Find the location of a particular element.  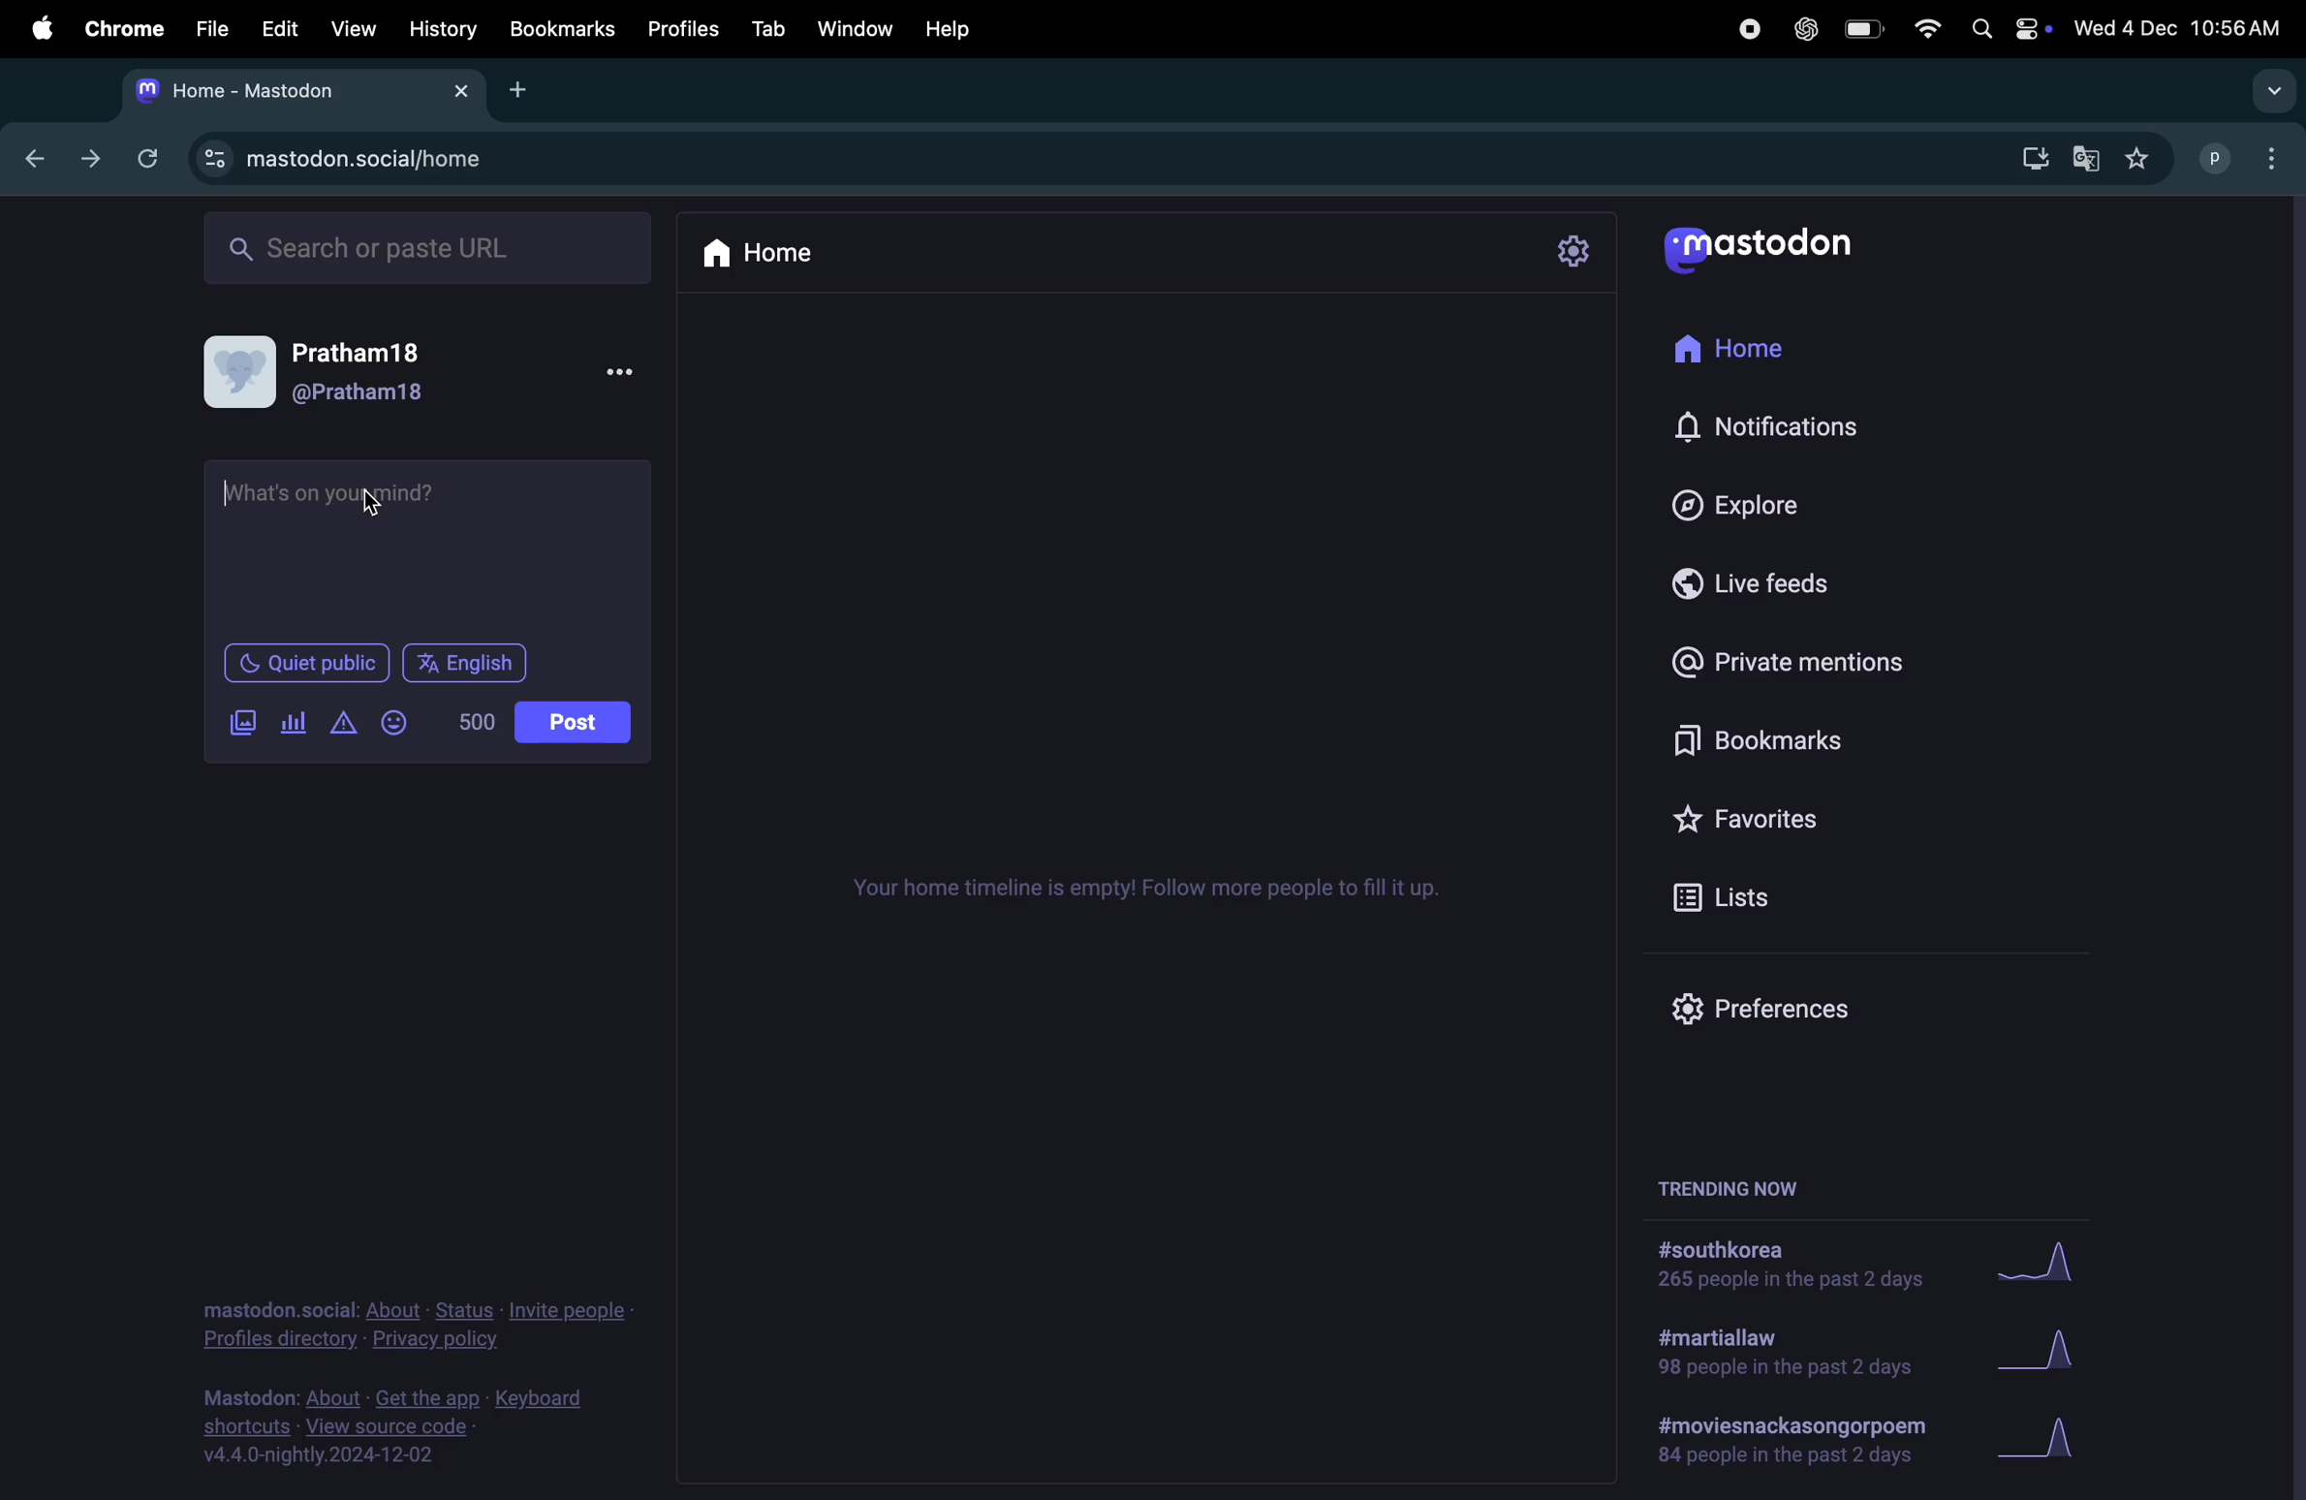

Graph is located at coordinates (2053, 1261).